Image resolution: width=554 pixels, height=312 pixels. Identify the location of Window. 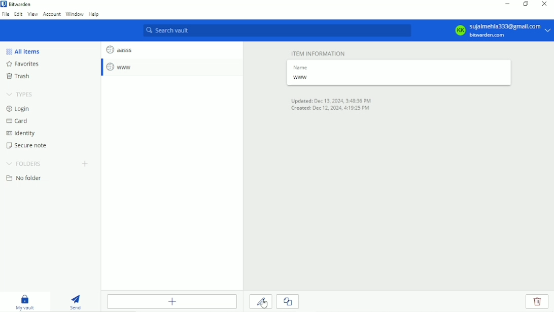
(75, 14).